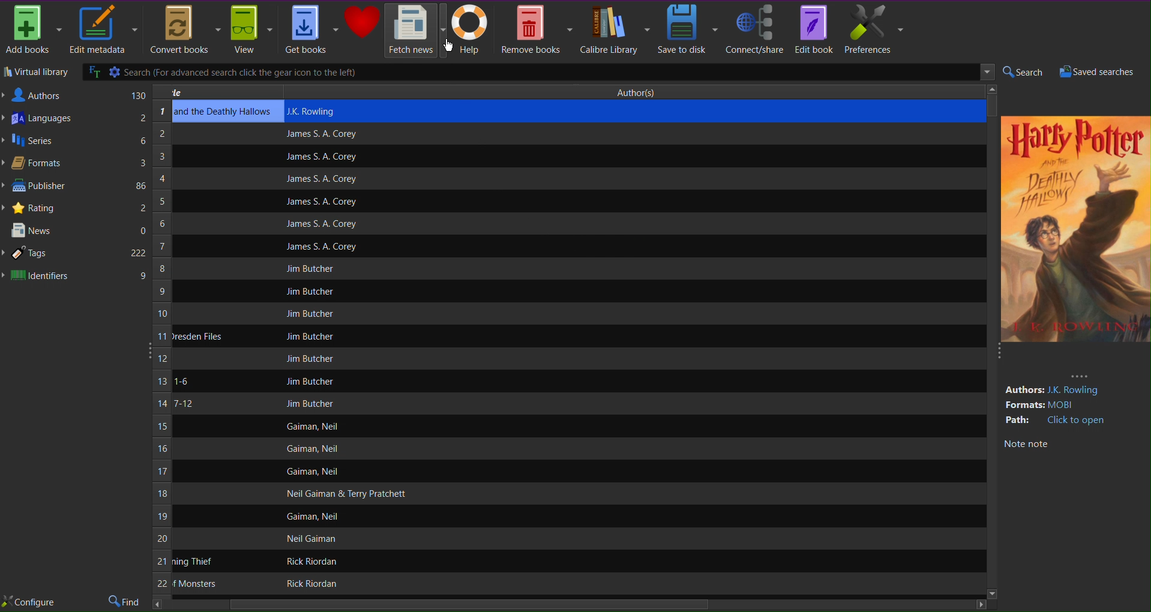  I want to click on Authors :, so click(1023, 390).